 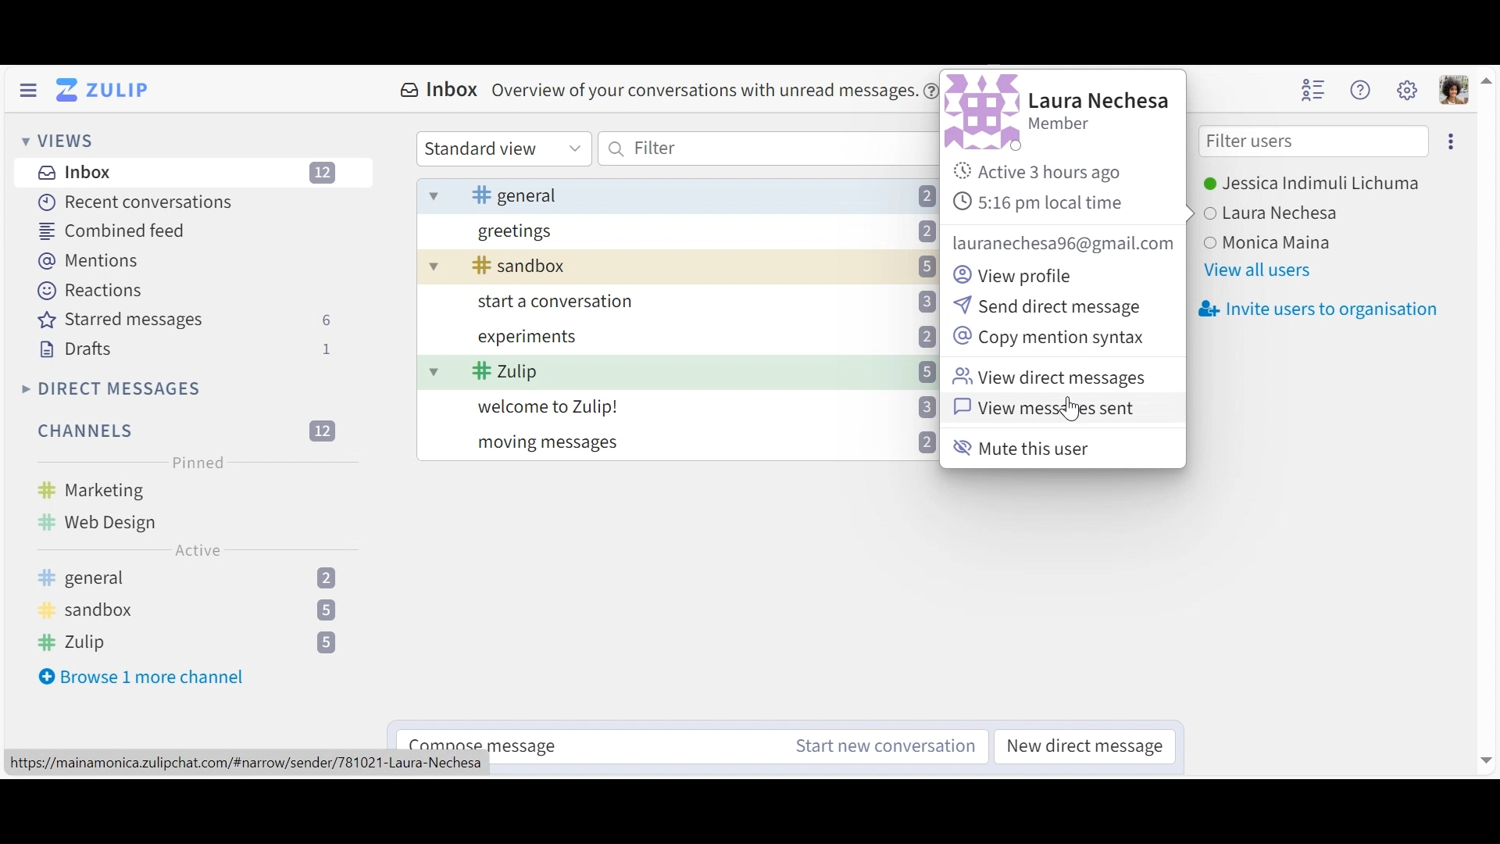 What do you see at coordinates (669, 93) in the screenshot?
I see `Inbox` at bounding box center [669, 93].